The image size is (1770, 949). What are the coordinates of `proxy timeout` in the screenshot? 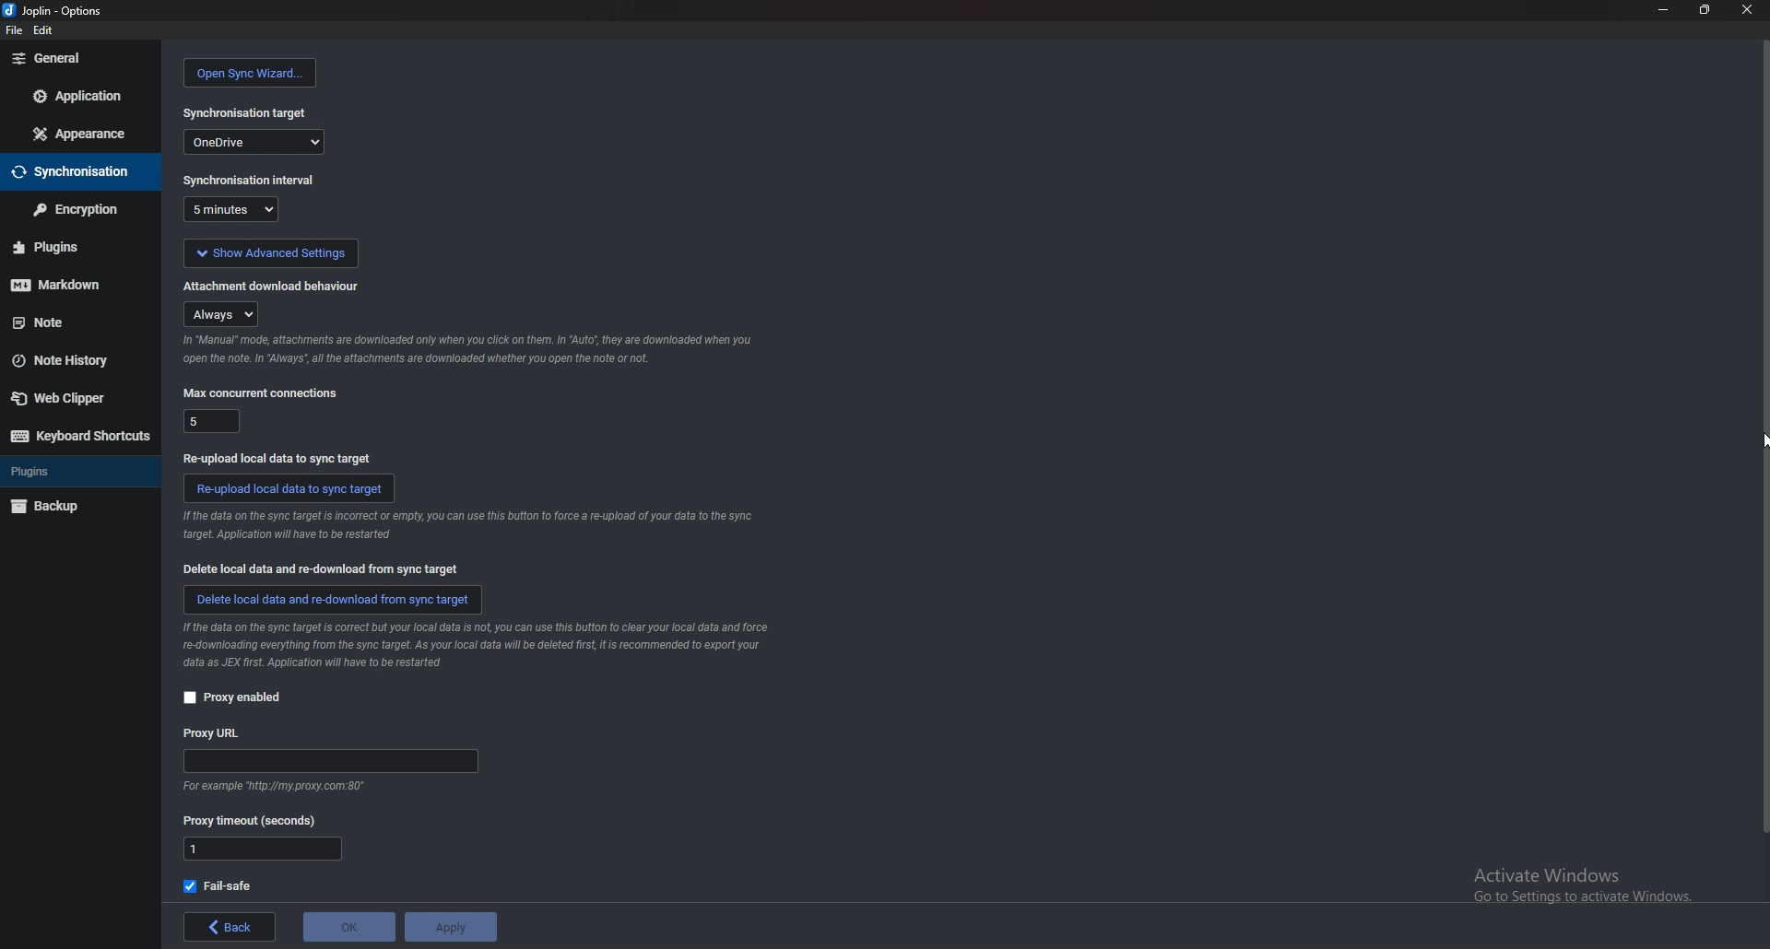 It's located at (262, 849).